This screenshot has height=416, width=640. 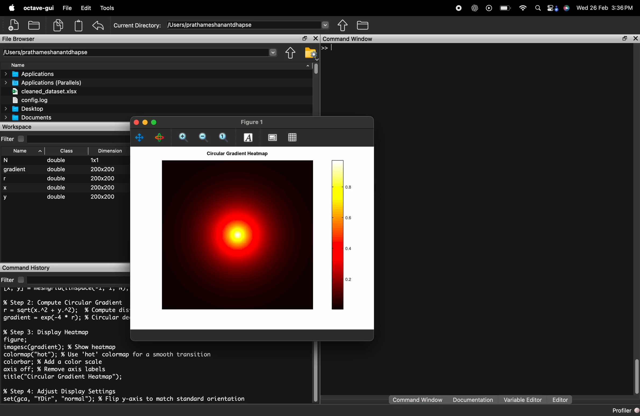 What do you see at coordinates (44, 91) in the screenshot?
I see `cleaned_dataset.xlsx` at bounding box center [44, 91].